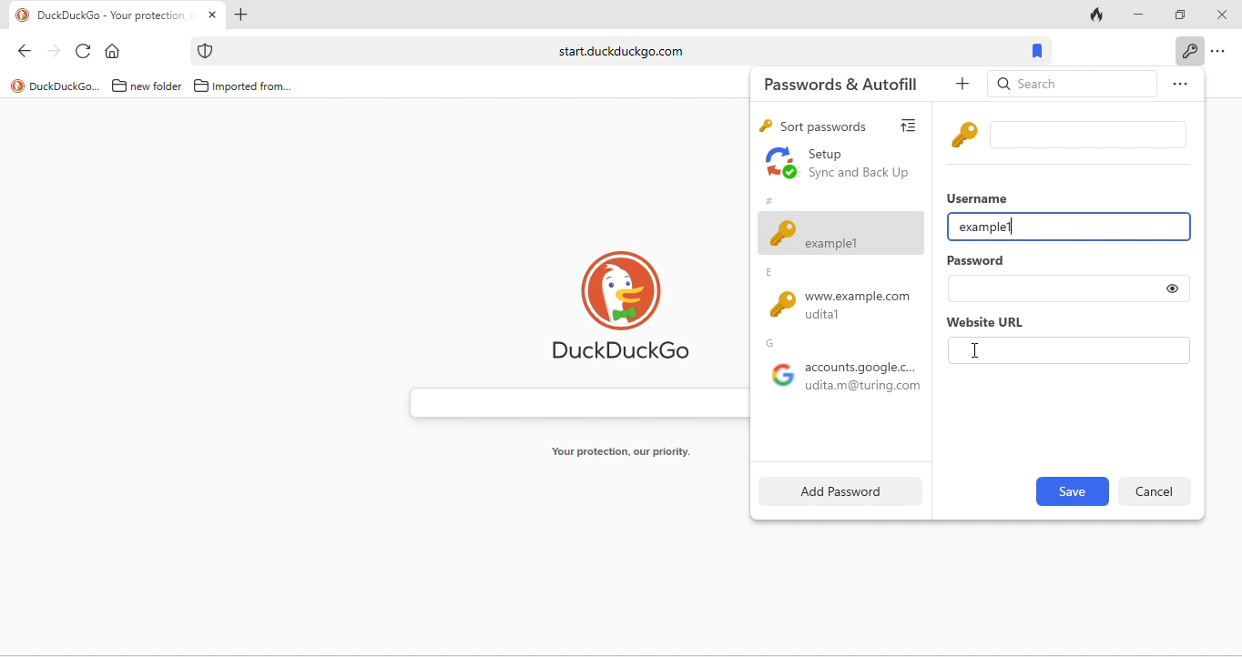 This screenshot has width=1242, height=657. What do you see at coordinates (1176, 86) in the screenshot?
I see `option` at bounding box center [1176, 86].